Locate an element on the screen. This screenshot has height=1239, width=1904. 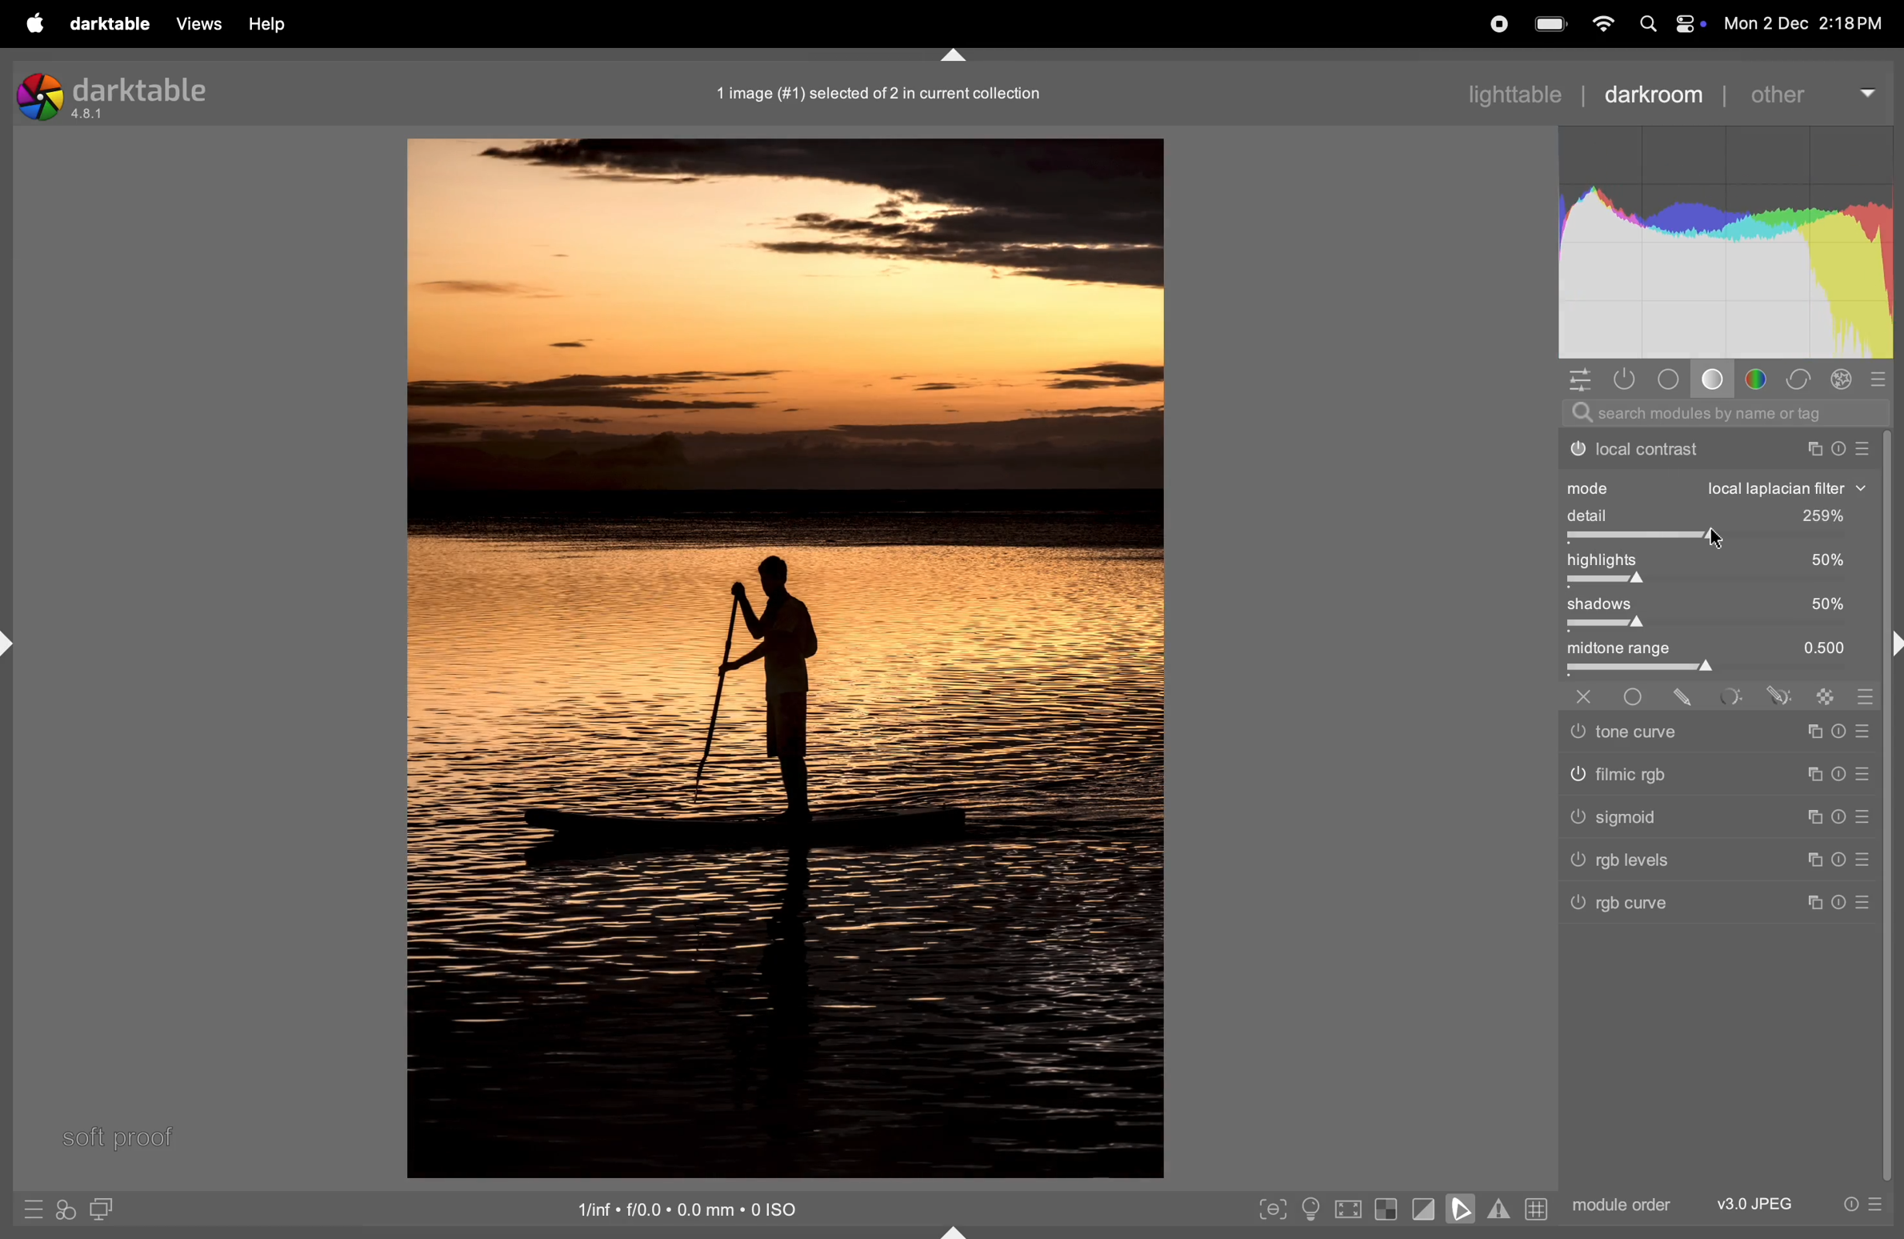
sign  is located at coordinates (1870, 732).